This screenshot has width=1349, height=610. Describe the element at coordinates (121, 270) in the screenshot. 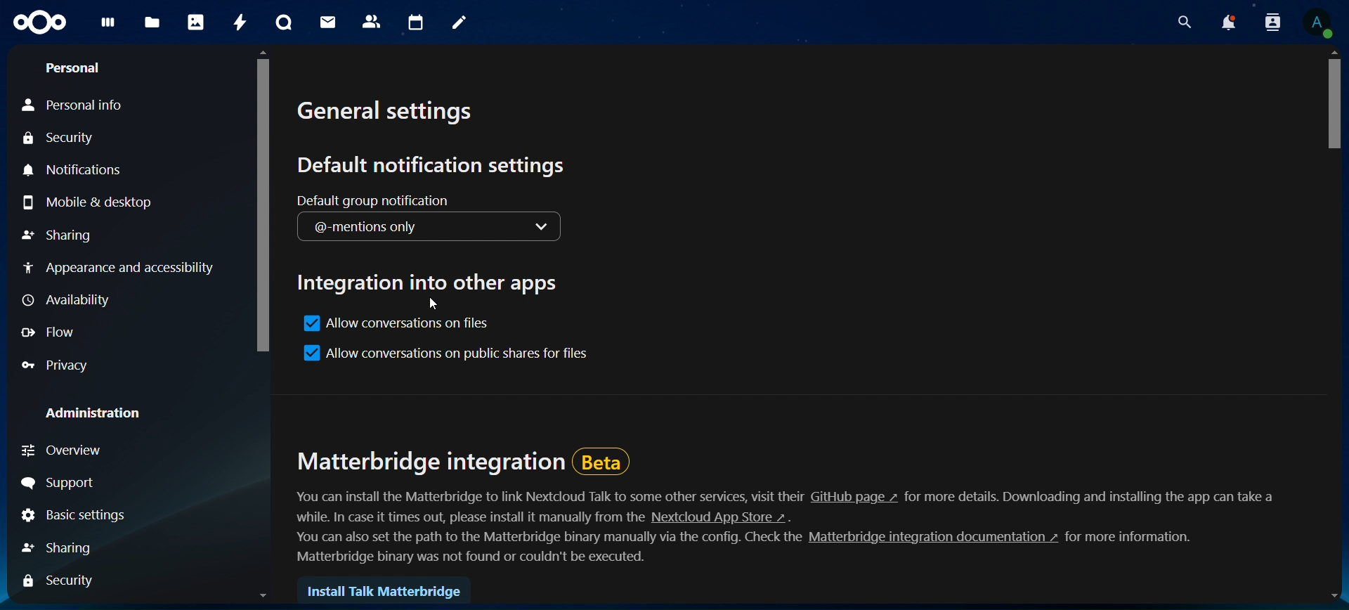

I see `appearance and accessibilty` at that location.